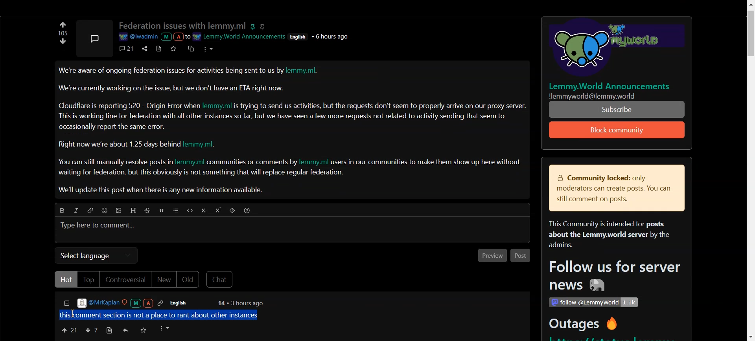  I want to click on Type here to comment..., so click(99, 226).